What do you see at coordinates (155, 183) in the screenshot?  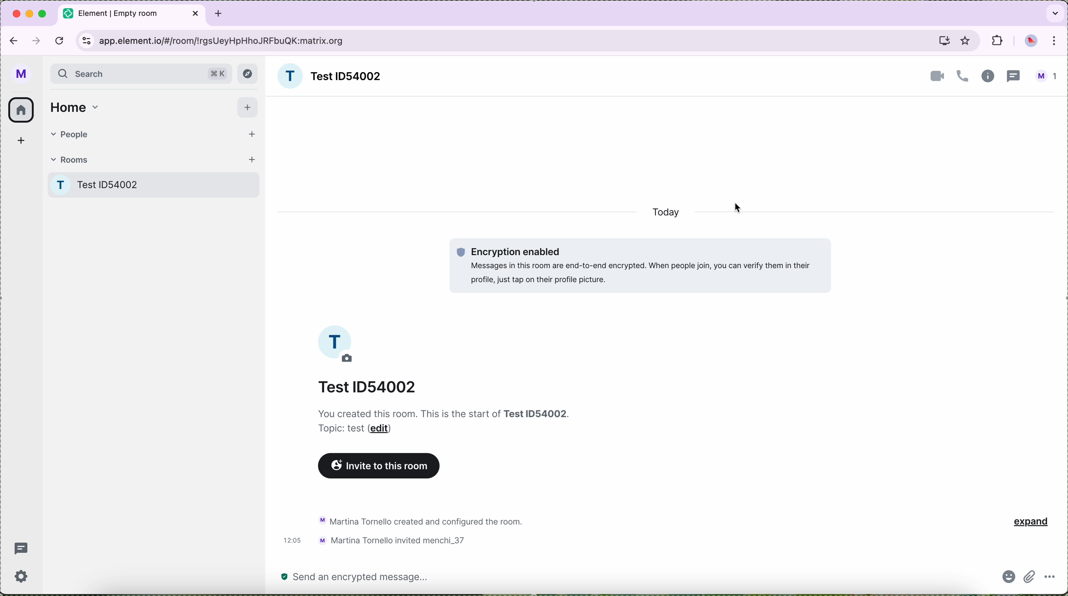 I see `Test room` at bounding box center [155, 183].